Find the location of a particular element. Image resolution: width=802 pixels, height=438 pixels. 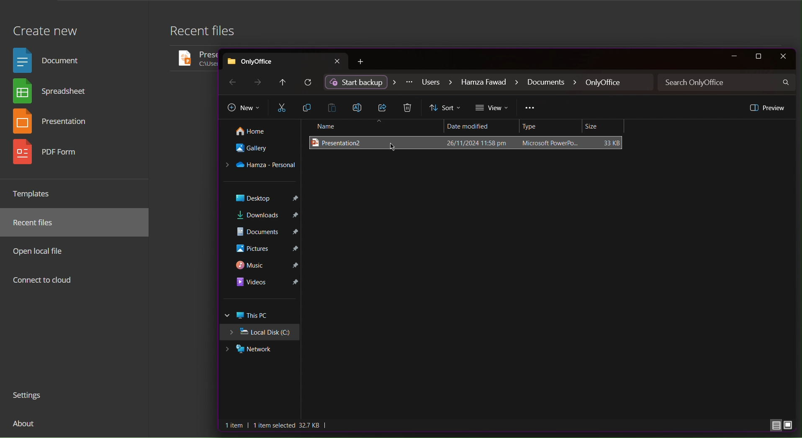

Local Disk is located at coordinates (262, 332).